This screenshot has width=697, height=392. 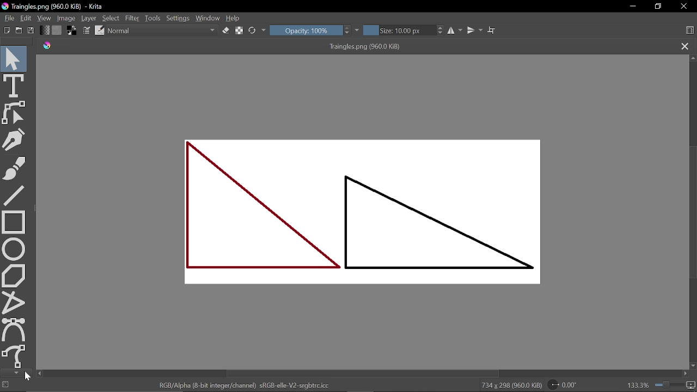 I want to click on Pixel size, so click(x=690, y=385).